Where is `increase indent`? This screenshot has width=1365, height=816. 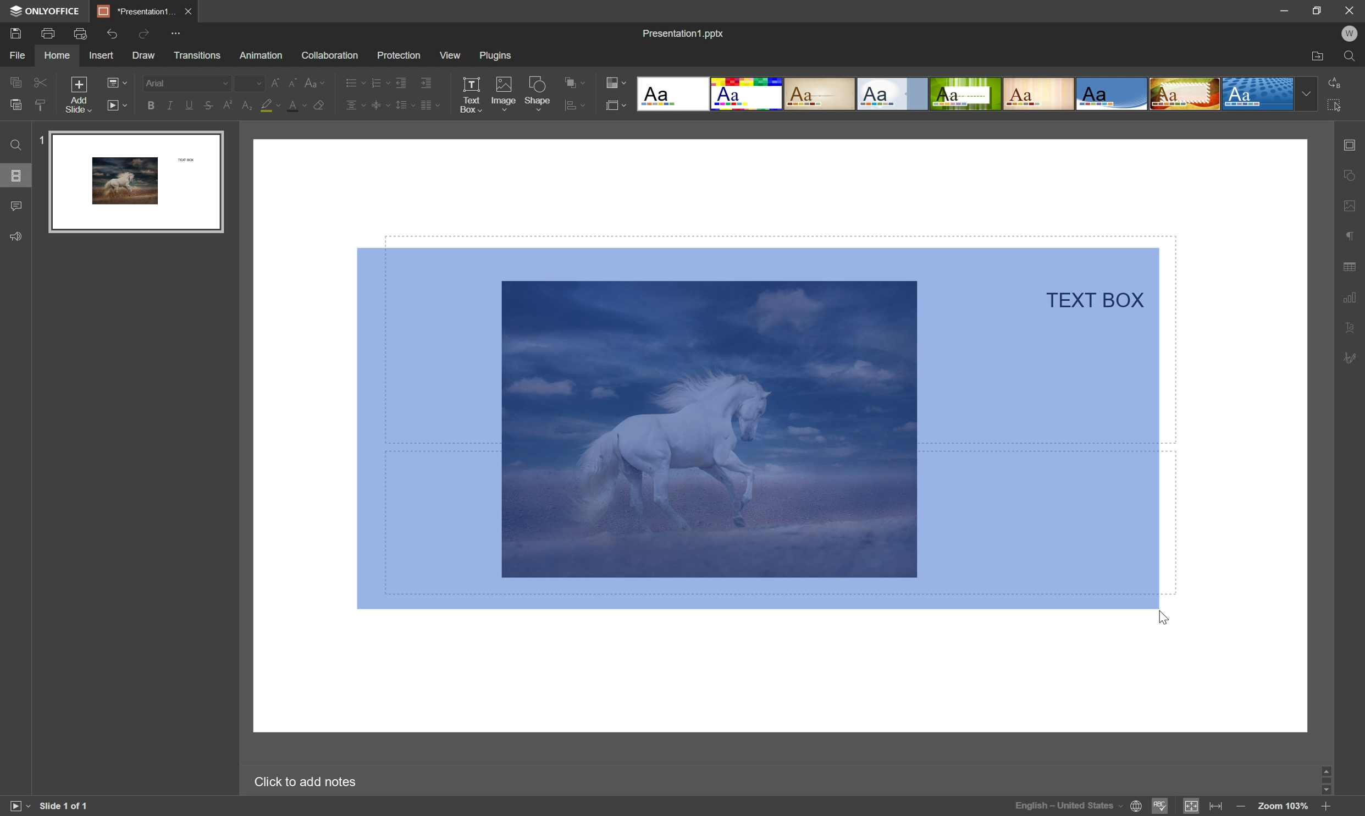 increase indent is located at coordinates (427, 83).